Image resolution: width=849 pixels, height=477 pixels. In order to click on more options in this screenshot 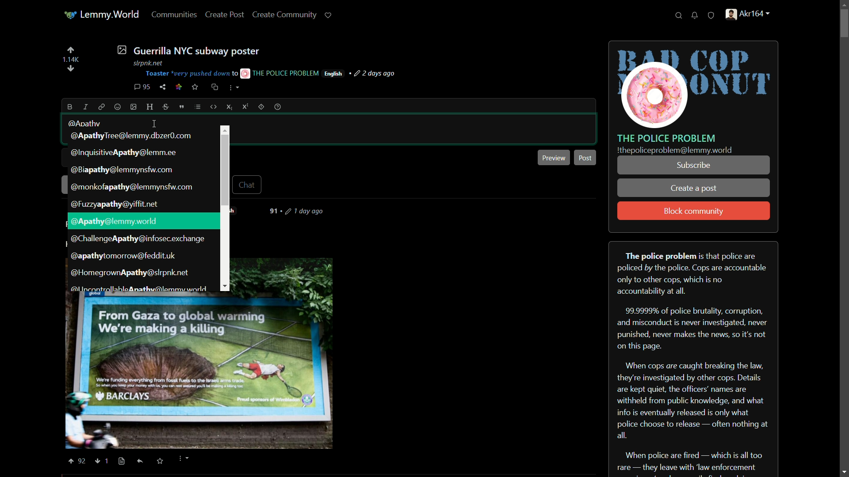, I will do `click(234, 89)`.